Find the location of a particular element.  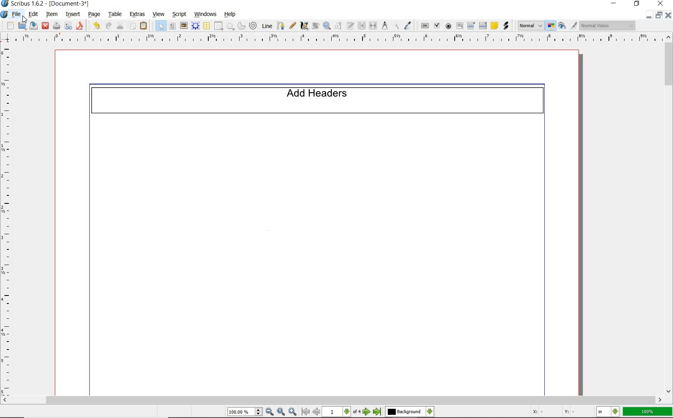

zoom out is located at coordinates (270, 412).